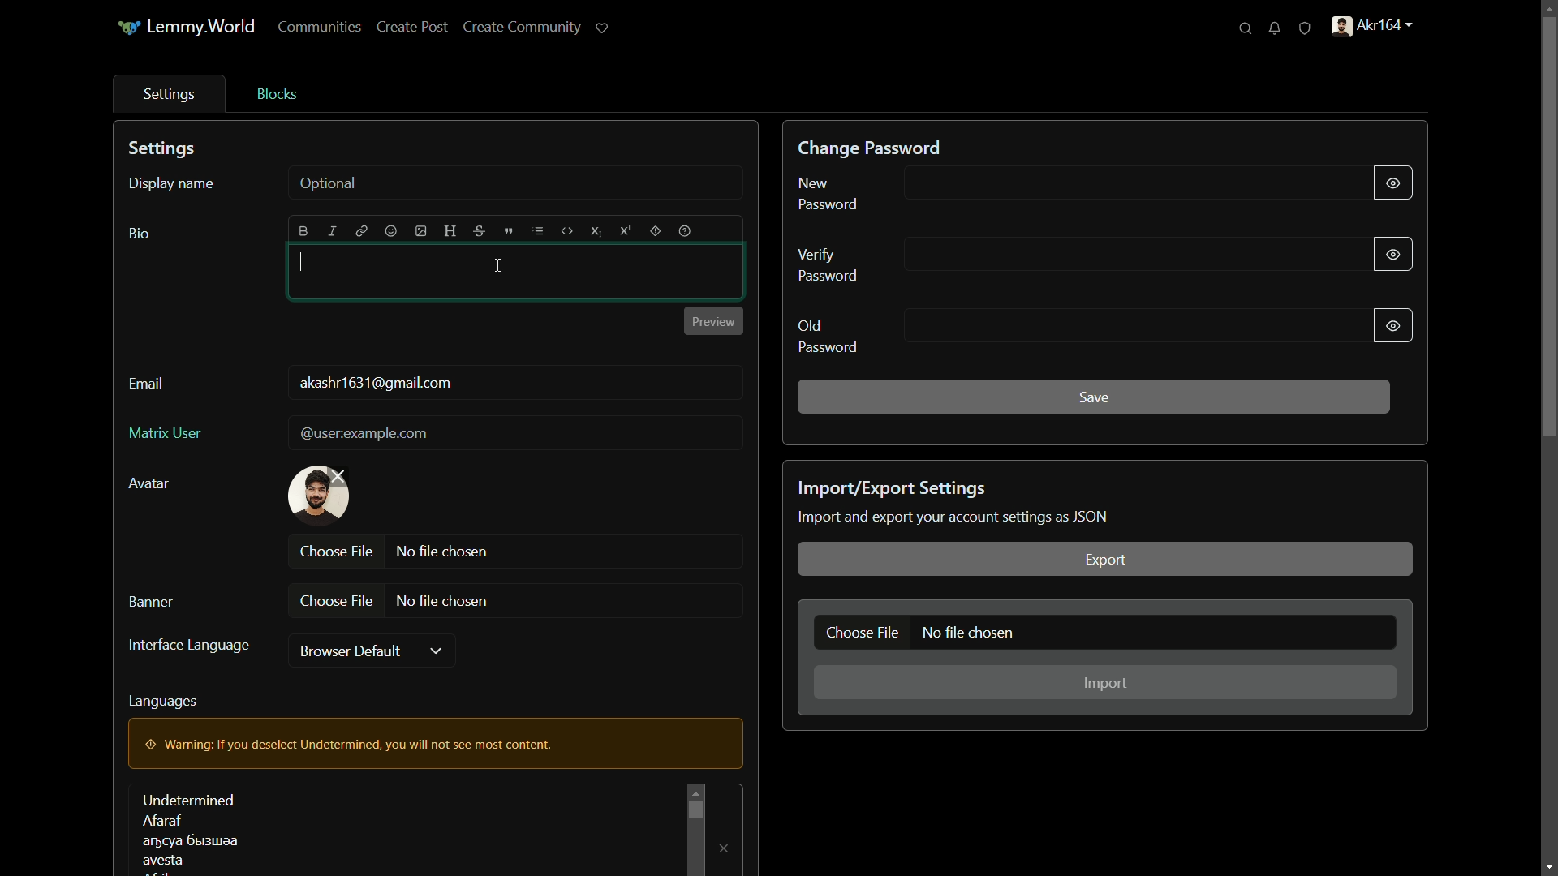 This screenshot has height=876, width=1558. Describe the element at coordinates (828, 264) in the screenshot. I see `verify password` at that location.